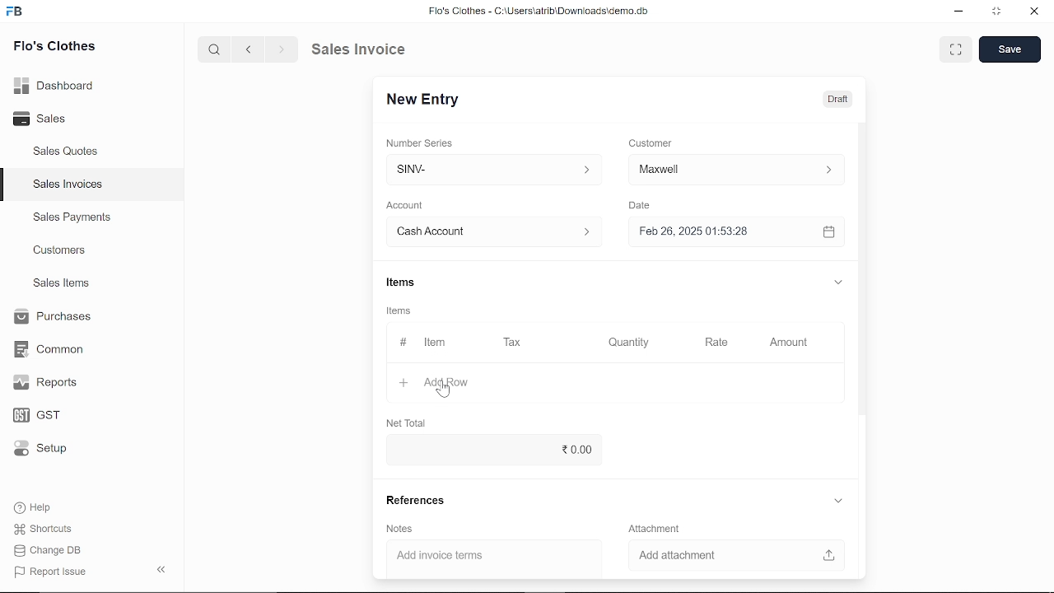 The width and height of the screenshot is (1054, 593). I want to click on Purchases, so click(51, 317).